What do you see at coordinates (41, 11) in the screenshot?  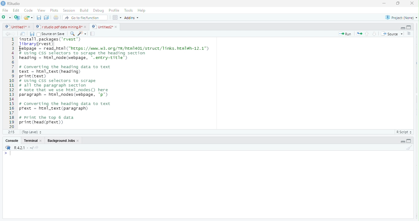 I see `View` at bounding box center [41, 11].